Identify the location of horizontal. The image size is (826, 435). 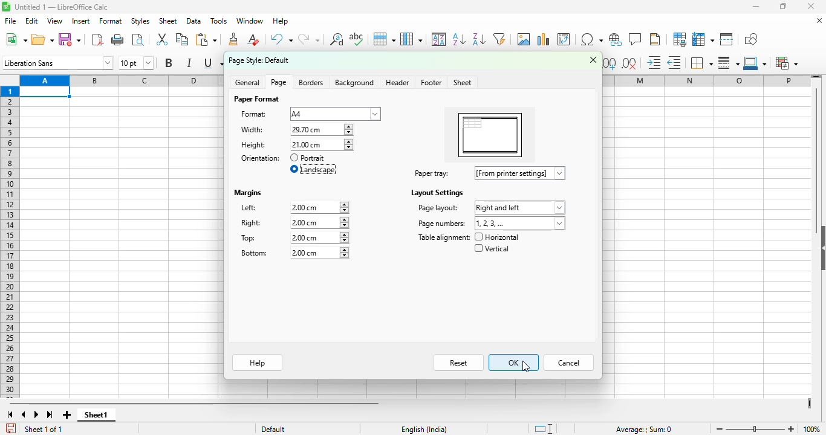
(497, 237).